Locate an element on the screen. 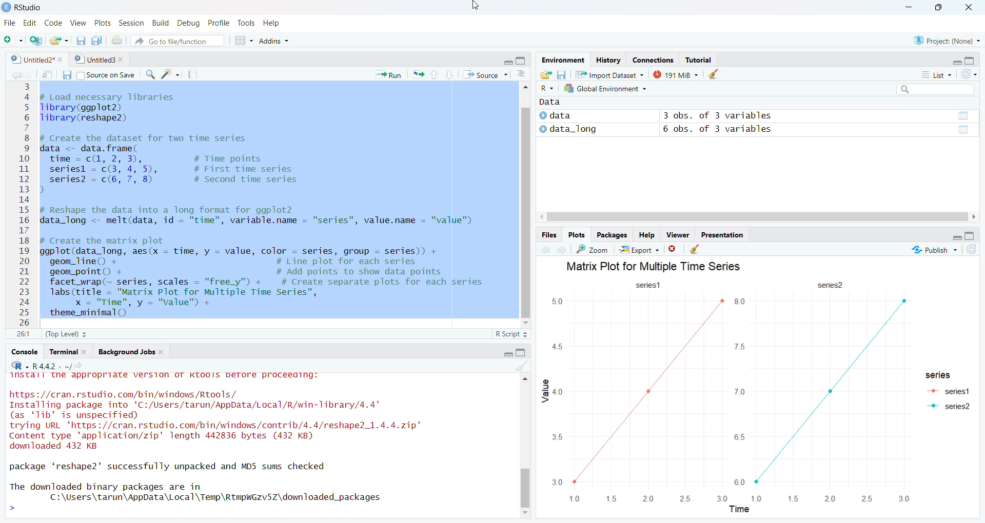 The width and height of the screenshot is (985, 523). Session is located at coordinates (131, 23).